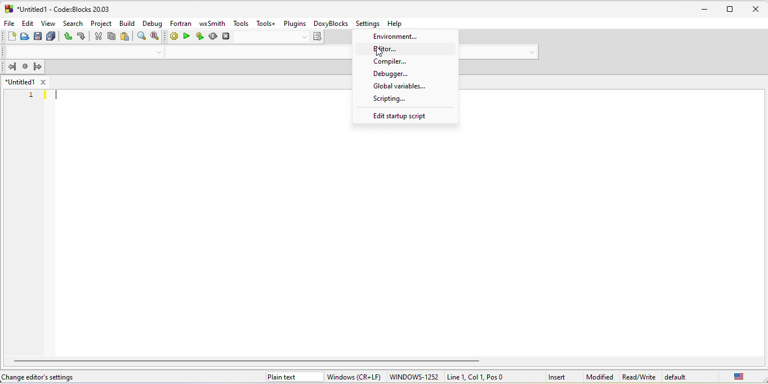 The height and width of the screenshot is (384, 768). I want to click on search, so click(73, 23).